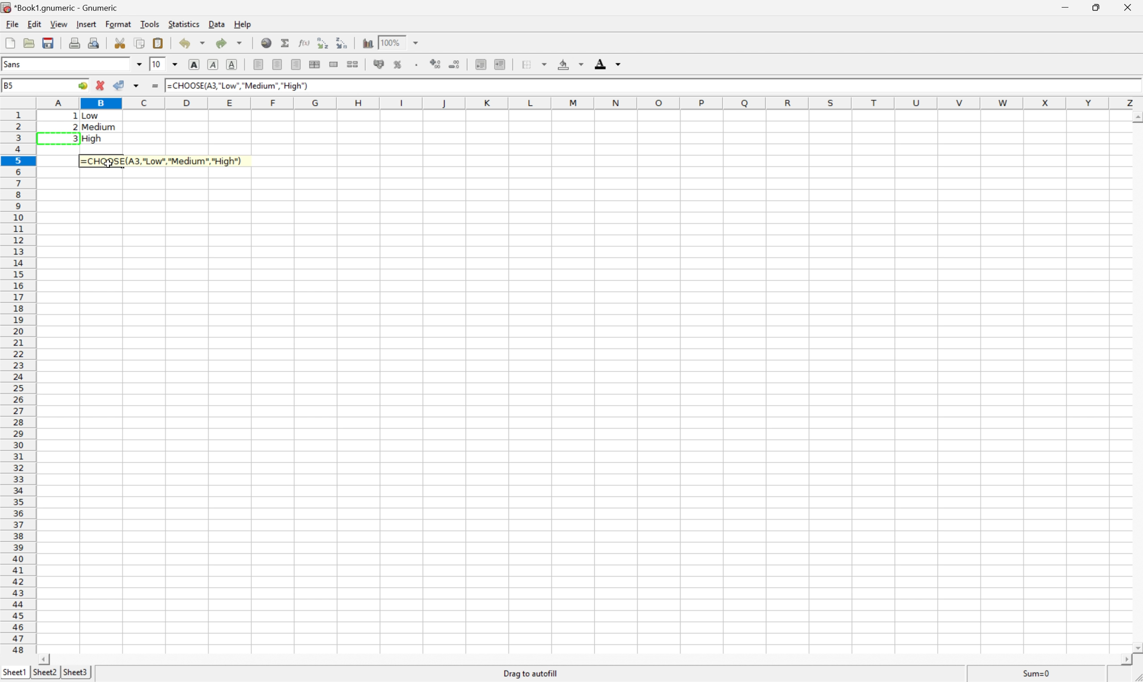 The width and height of the screenshot is (1143, 682). What do you see at coordinates (436, 64) in the screenshot?
I see `Increase the number of Decimals displayed` at bounding box center [436, 64].